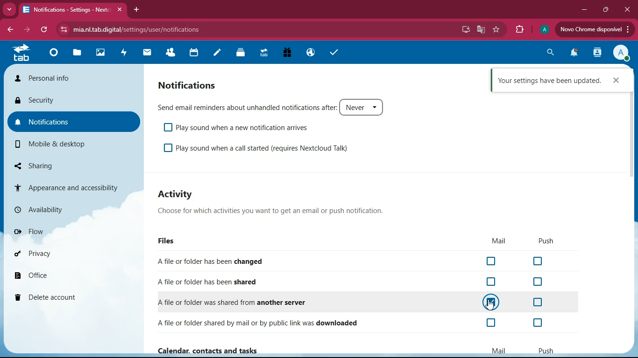 The height and width of the screenshot is (358, 638). I want to click on close, so click(616, 81).